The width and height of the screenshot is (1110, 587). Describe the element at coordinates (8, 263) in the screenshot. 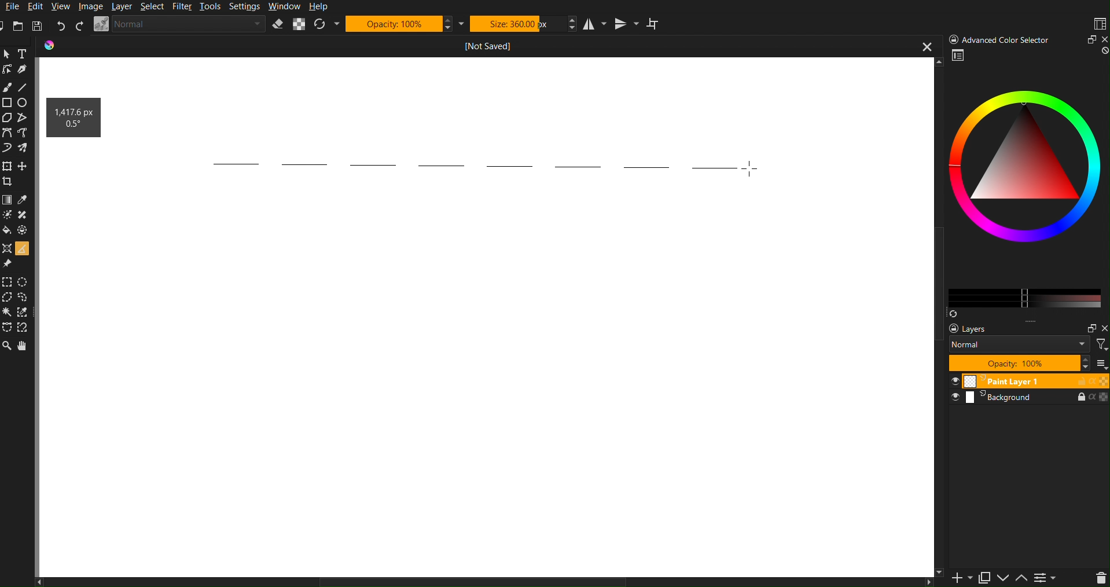

I see `Pin Tool` at that location.